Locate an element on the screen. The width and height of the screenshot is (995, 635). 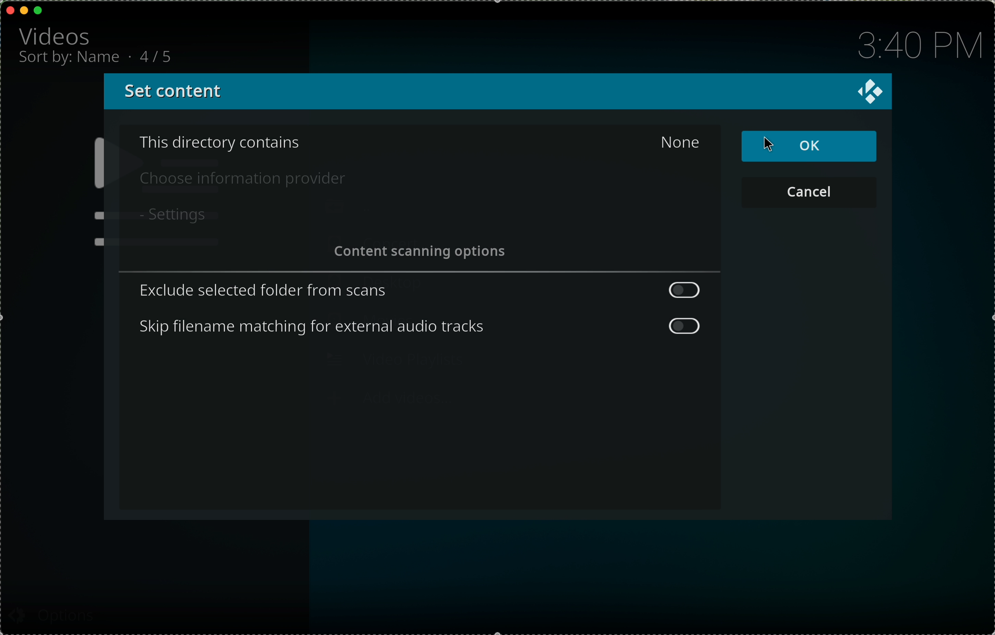
choose information provider is located at coordinates (245, 179).